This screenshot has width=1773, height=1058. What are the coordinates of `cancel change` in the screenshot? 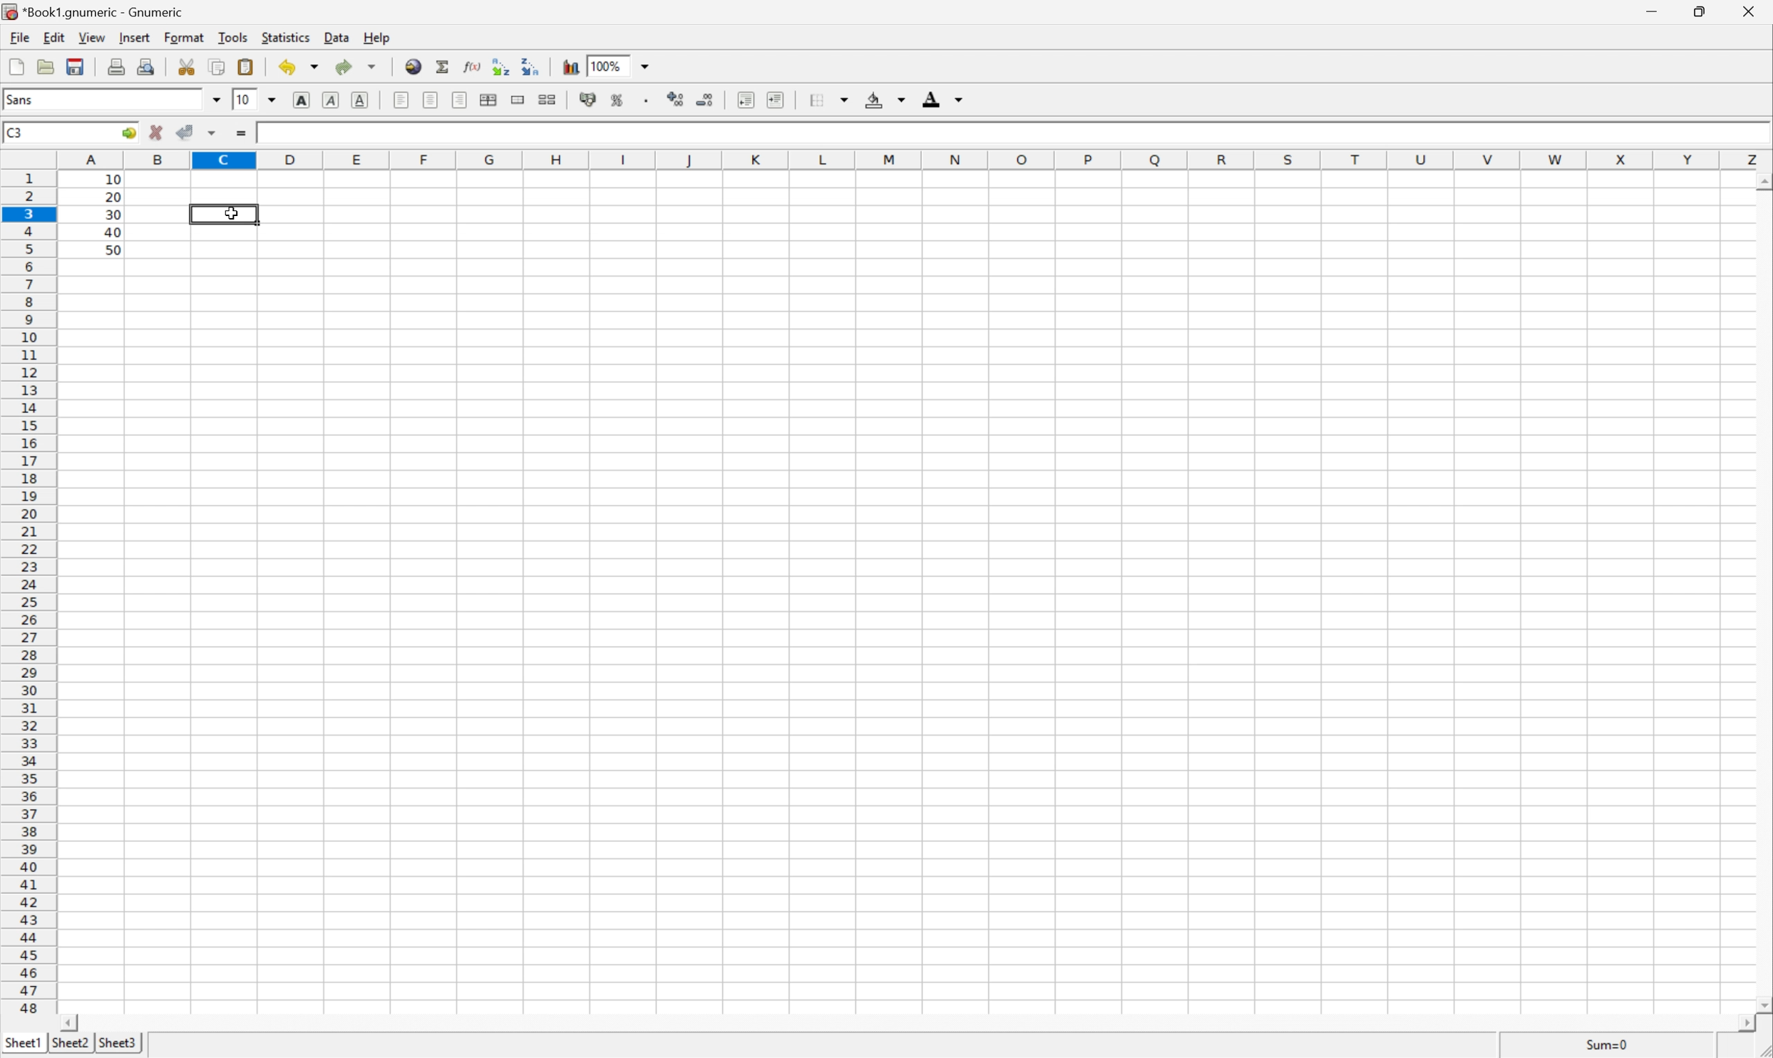 It's located at (156, 135).